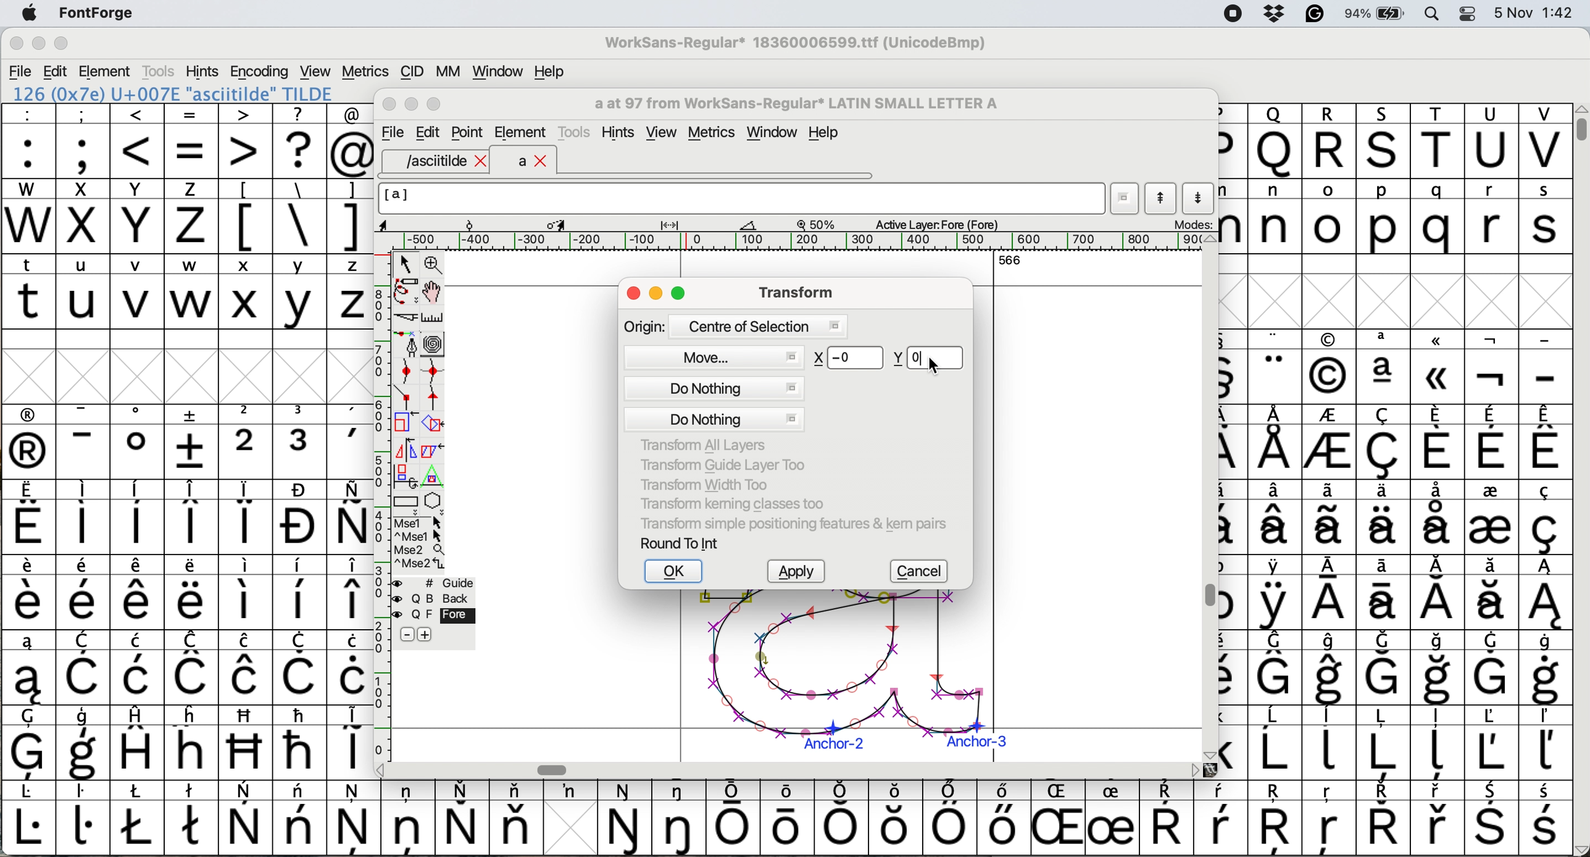 Image resolution: width=1590 pixels, height=857 pixels. I want to click on symbol, so click(30, 518).